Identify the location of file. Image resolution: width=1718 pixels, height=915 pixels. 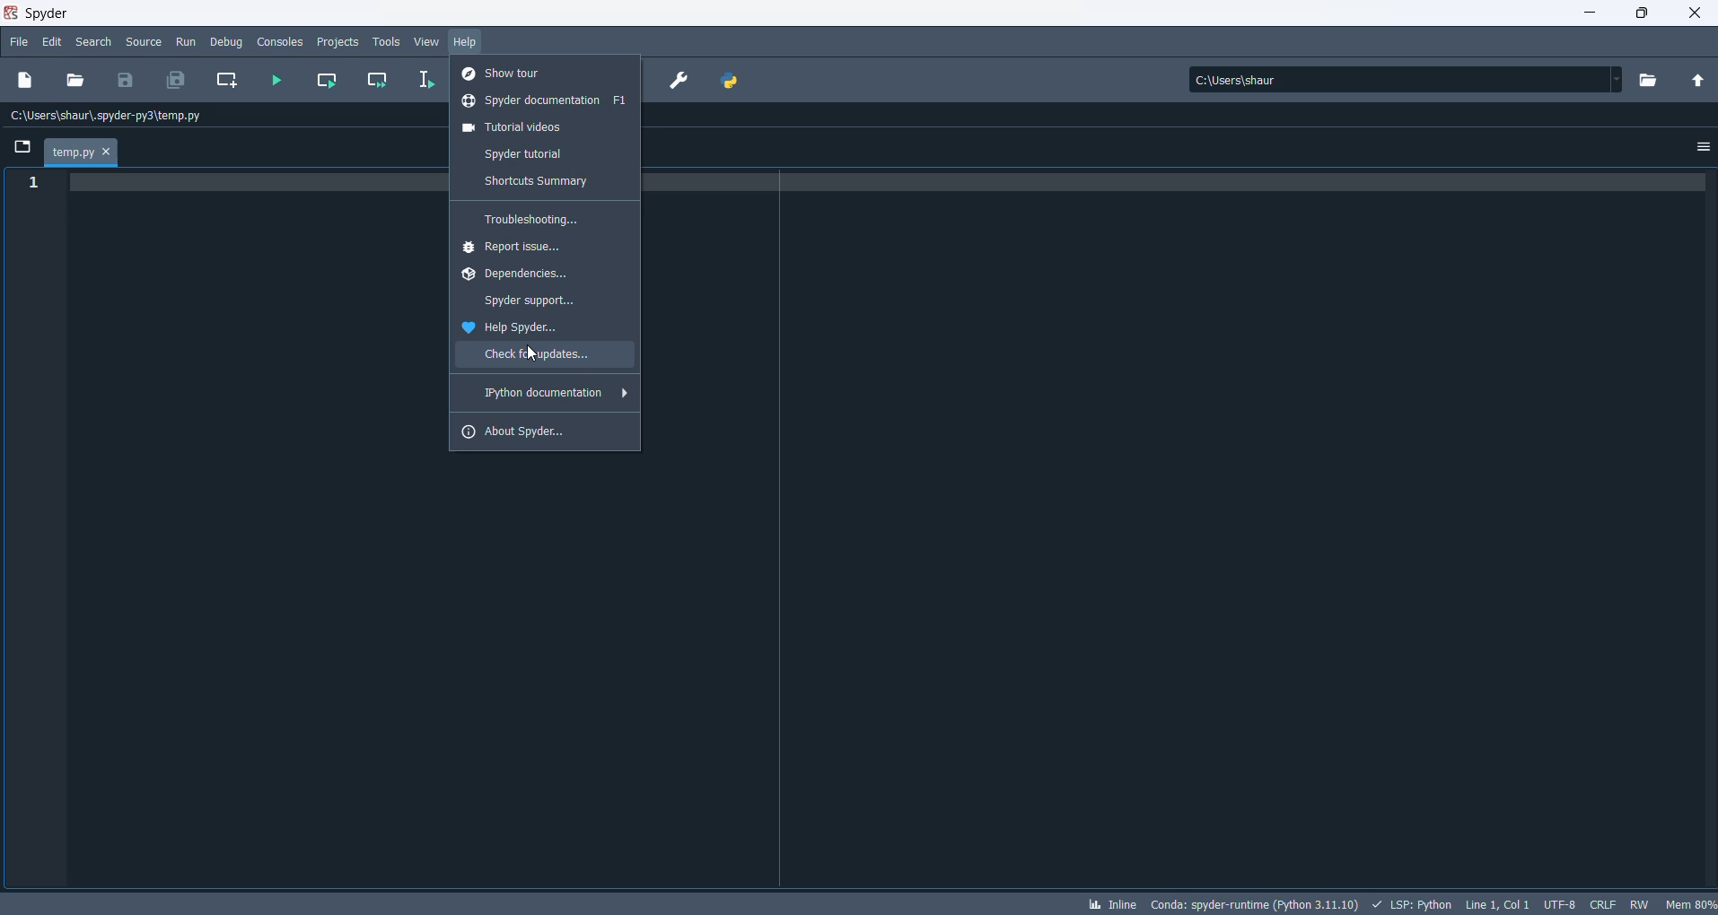
(17, 45).